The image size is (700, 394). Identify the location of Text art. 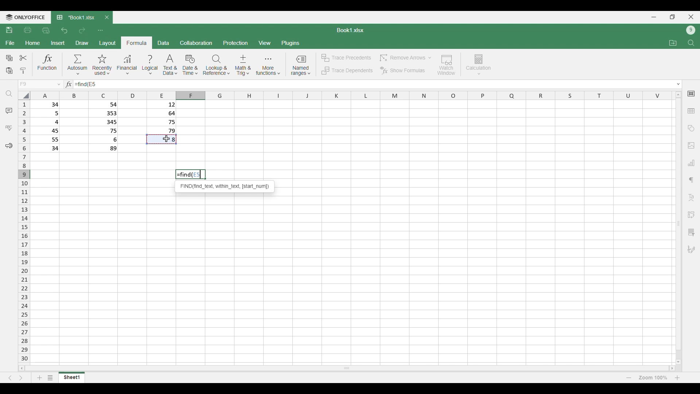
(691, 198).